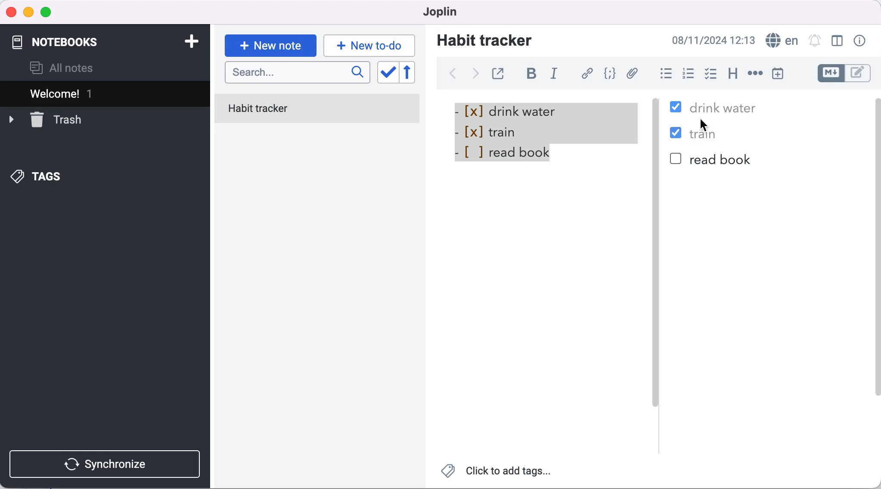  Describe the element at coordinates (543, 133) in the screenshot. I see `- [x] train` at that location.